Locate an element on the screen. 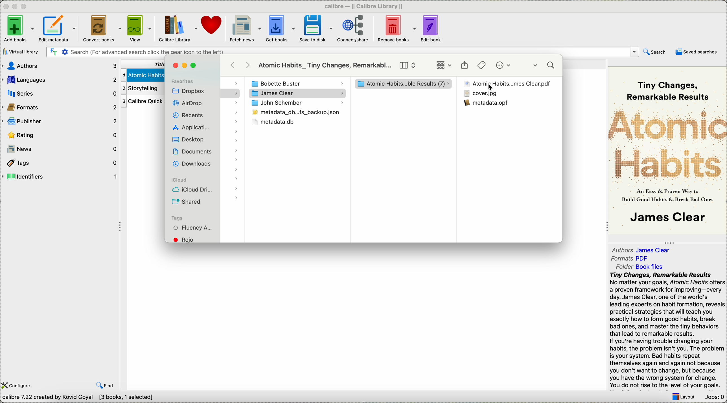 The width and height of the screenshot is (727, 403). Dropbox is located at coordinates (189, 92).